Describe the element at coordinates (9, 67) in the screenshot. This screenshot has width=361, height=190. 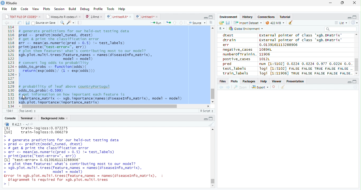
I see `Row Number` at that location.